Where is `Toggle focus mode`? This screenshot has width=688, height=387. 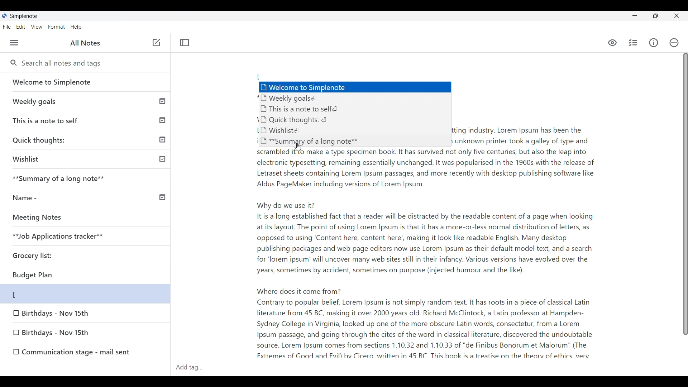
Toggle focus mode is located at coordinates (185, 43).